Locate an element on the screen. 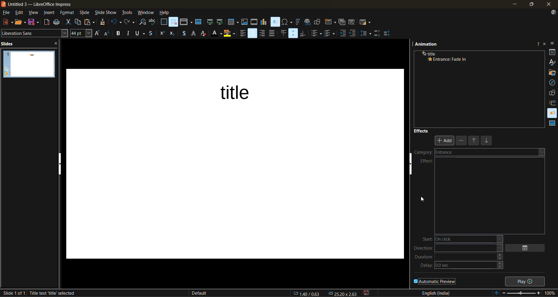  open is located at coordinates (21, 22).